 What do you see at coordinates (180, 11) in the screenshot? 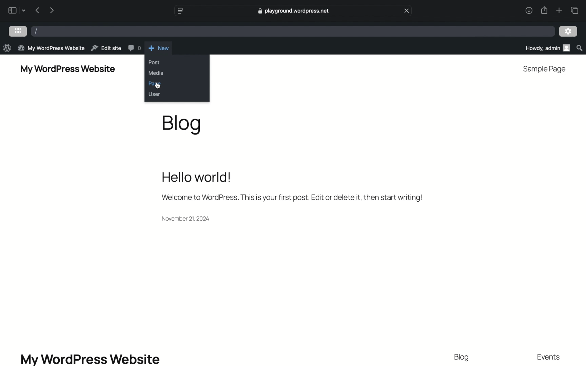
I see `website settings` at bounding box center [180, 11].